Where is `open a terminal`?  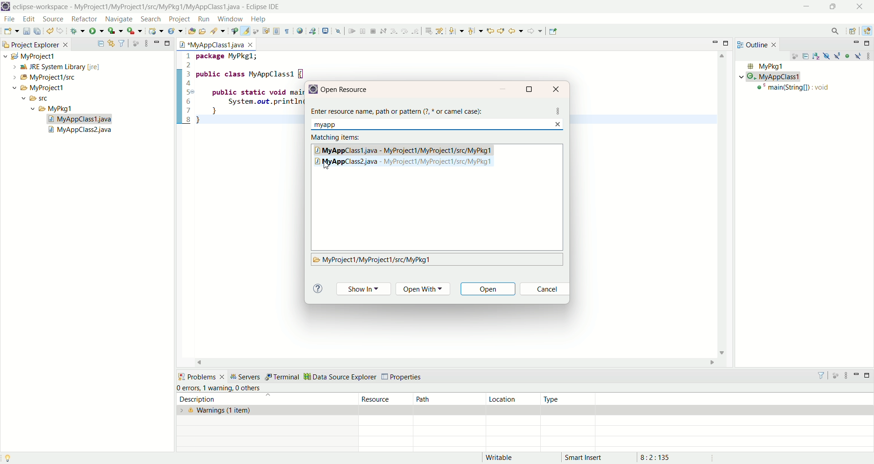
open a terminal is located at coordinates (325, 31).